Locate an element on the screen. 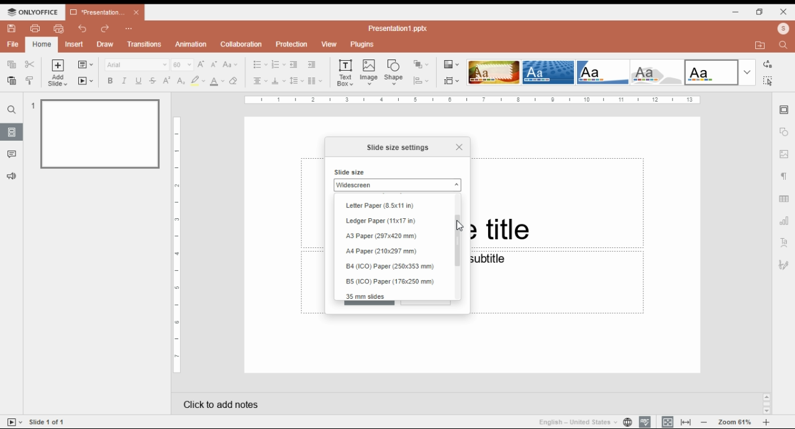 Image resolution: width=795 pixels, height=429 pixels. cut is located at coordinates (30, 64).